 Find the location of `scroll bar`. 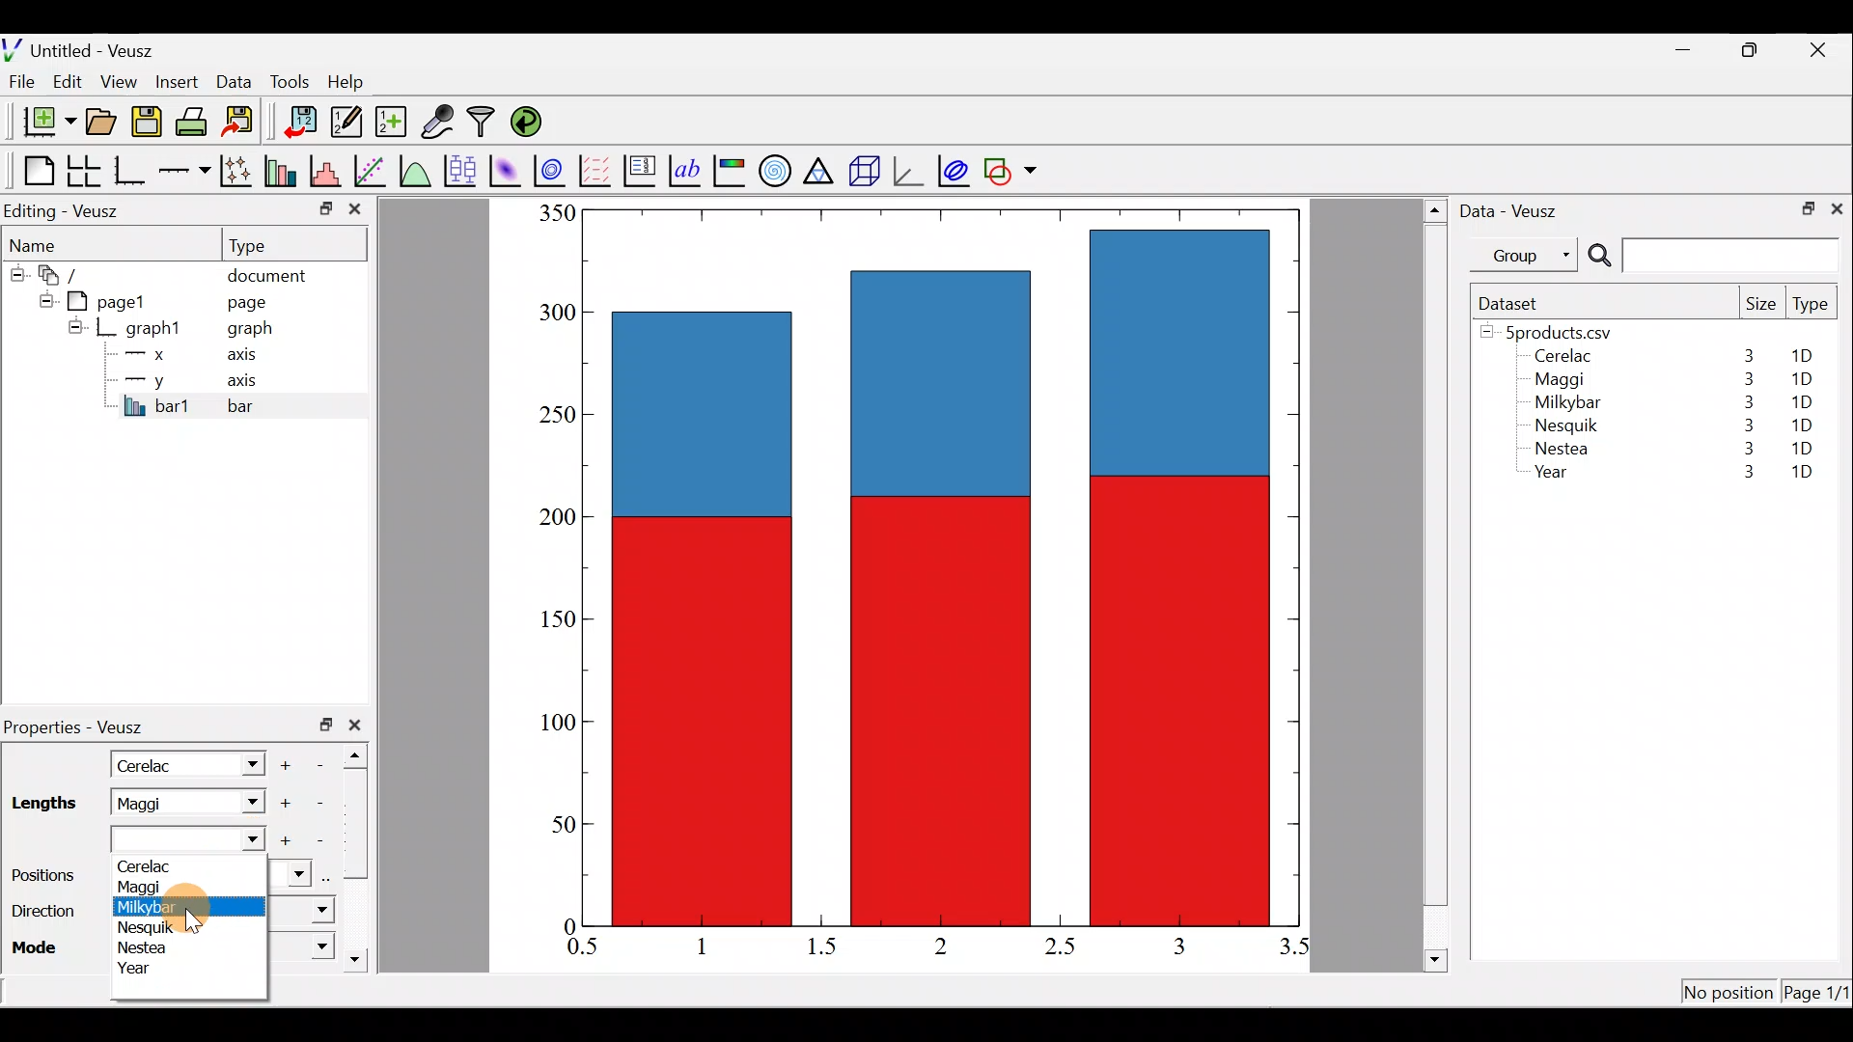

scroll bar is located at coordinates (1436, 582).